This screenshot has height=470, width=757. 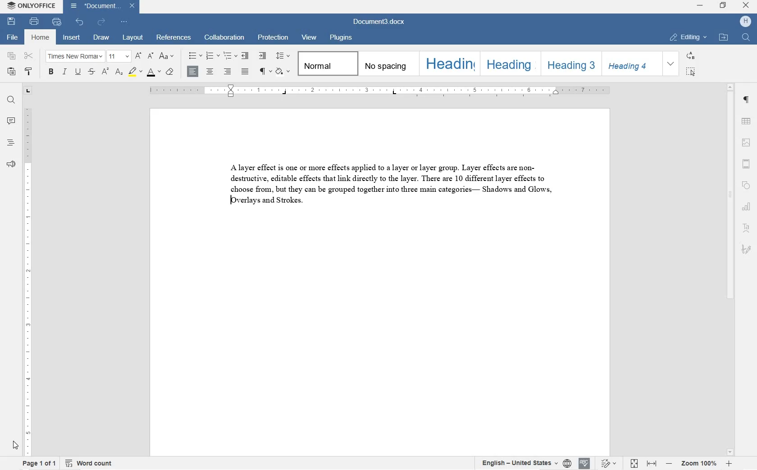 I want to click on redo, so click(x=102, y=23).